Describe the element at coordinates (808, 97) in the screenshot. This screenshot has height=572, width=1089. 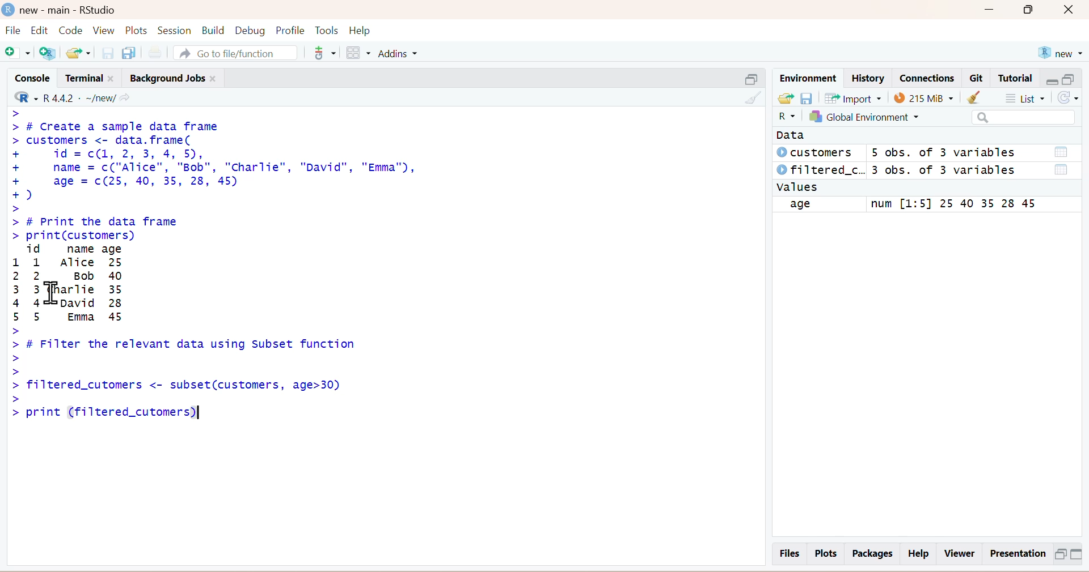
I see `save workspace as` at that location.